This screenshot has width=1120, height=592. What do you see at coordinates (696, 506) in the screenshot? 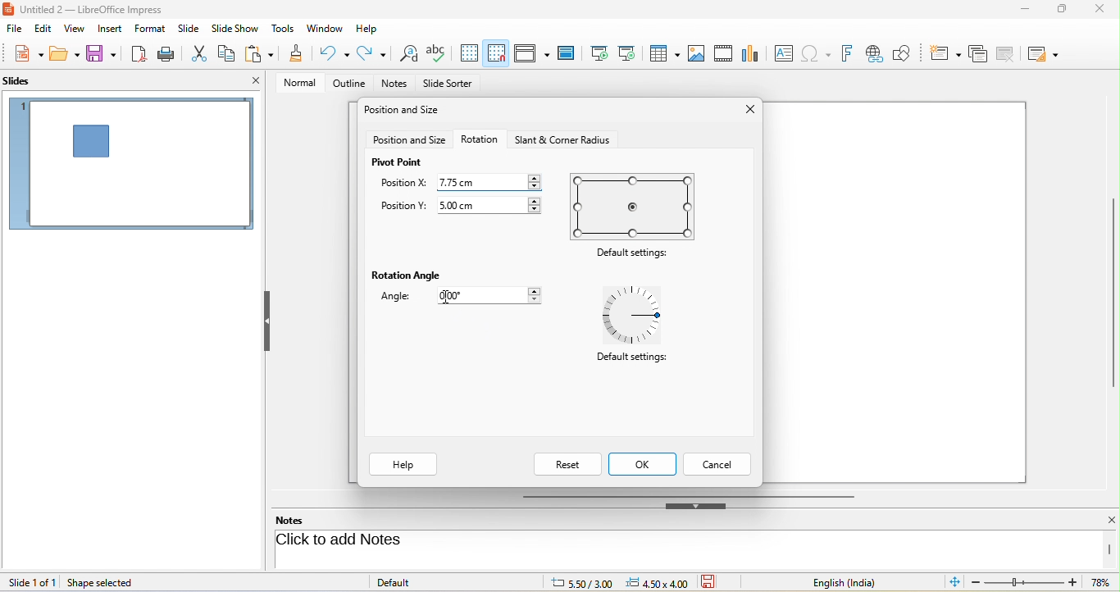
I see `hide` at bounding box center [696, 506].